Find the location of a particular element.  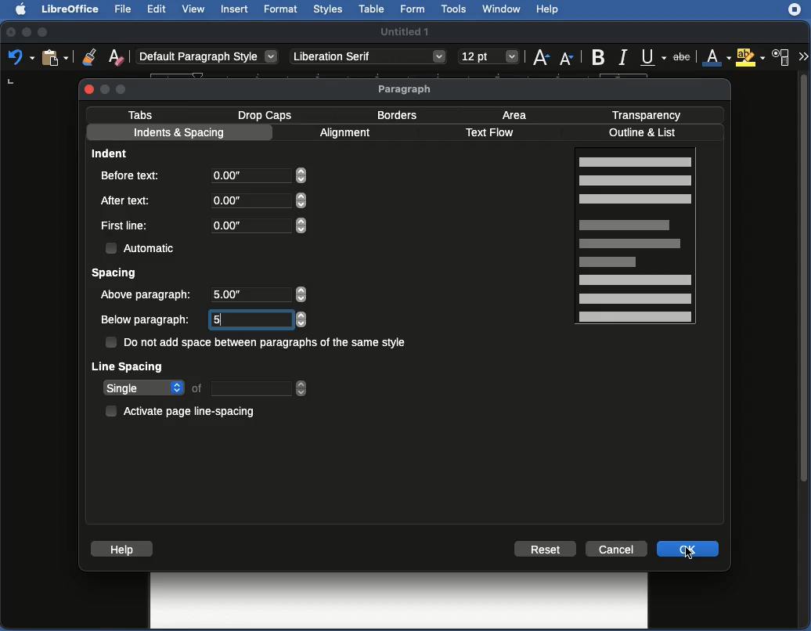

5.00" is located at coordinates (257, 294).